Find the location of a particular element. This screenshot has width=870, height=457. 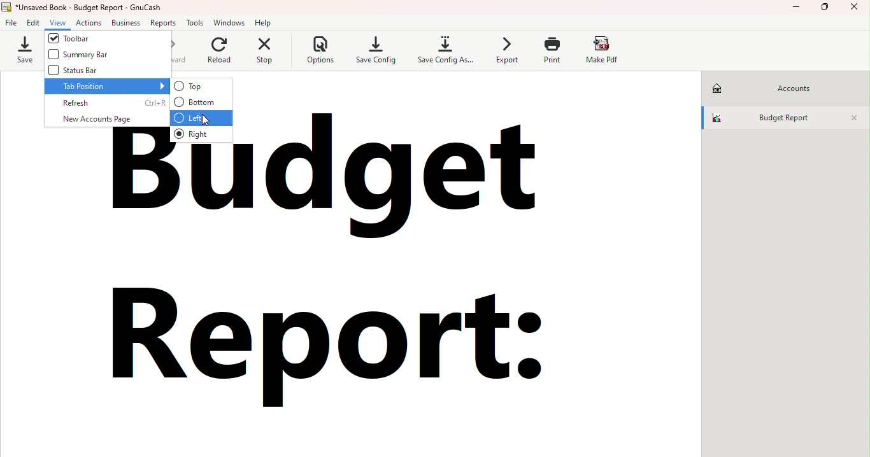

cursor is located at coordinates (205, 121).